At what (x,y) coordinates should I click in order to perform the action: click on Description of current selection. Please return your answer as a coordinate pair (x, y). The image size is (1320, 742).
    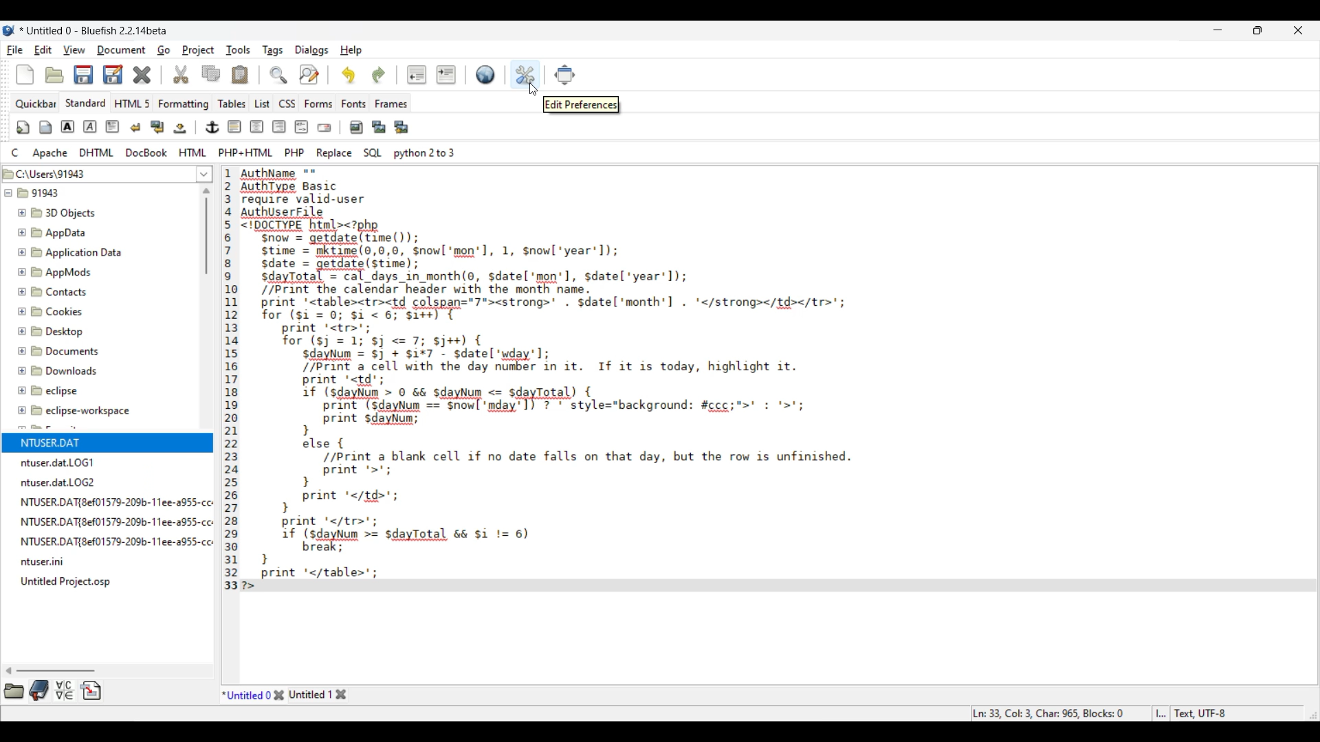
    Looking at the image, I should click on (581, 104).